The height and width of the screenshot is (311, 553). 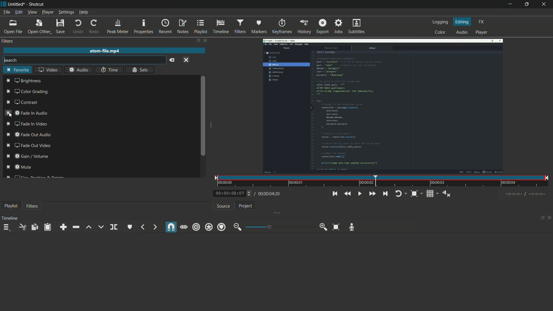 I want to click on brightness, so click(x=29, y=81).